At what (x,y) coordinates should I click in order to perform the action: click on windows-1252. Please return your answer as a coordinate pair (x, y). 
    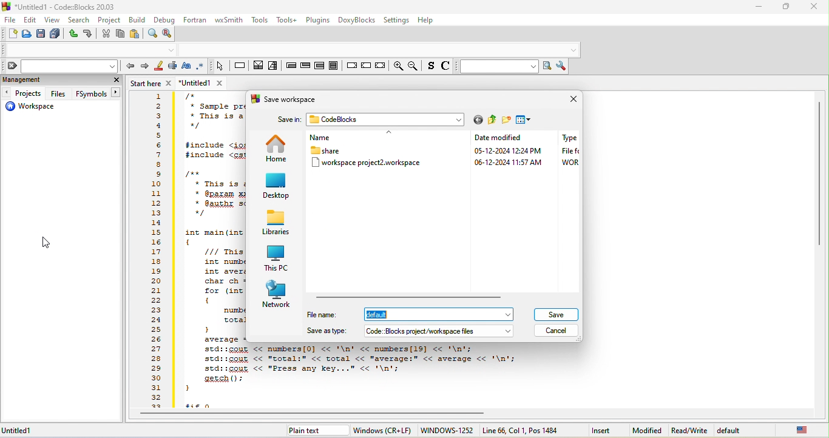
    Looking at the image, I should click on (446, 430).